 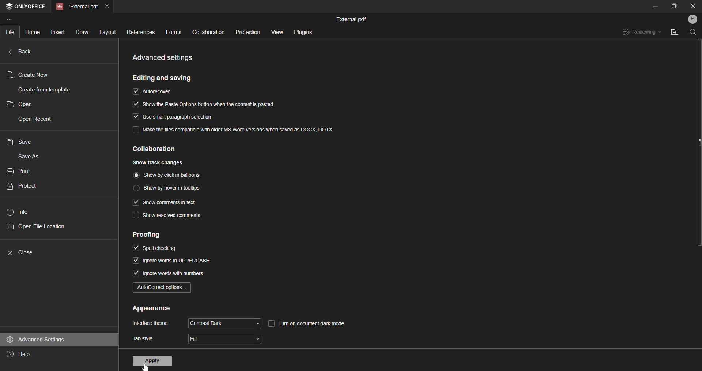 What do you see at coordinates (173, 31) in the screenshot?
I see `Forms` at bounding box center [173, 31].